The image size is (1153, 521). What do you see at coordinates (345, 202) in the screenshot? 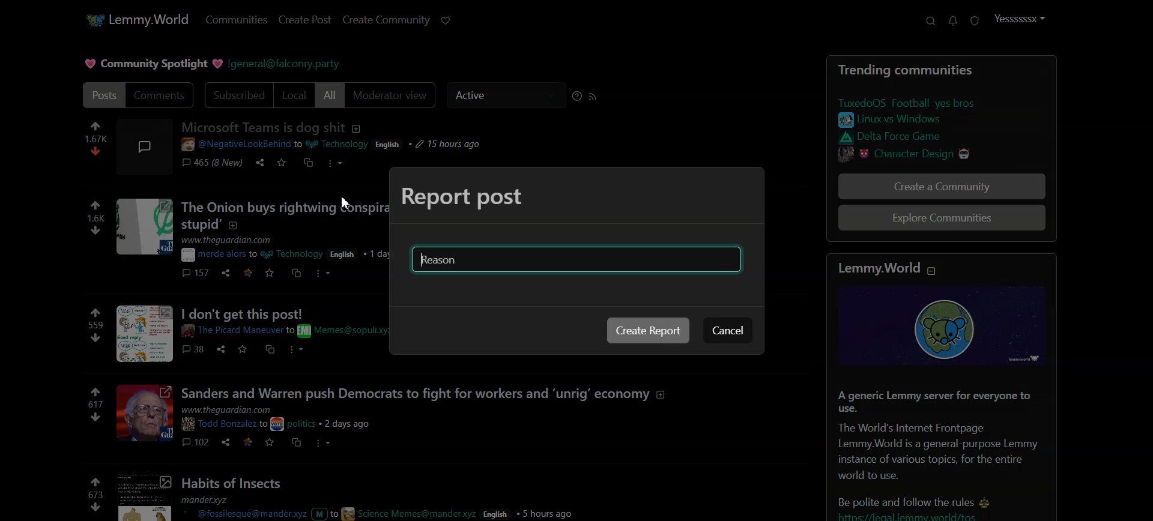
I see `Cursor` at bounding box center [345, 202].